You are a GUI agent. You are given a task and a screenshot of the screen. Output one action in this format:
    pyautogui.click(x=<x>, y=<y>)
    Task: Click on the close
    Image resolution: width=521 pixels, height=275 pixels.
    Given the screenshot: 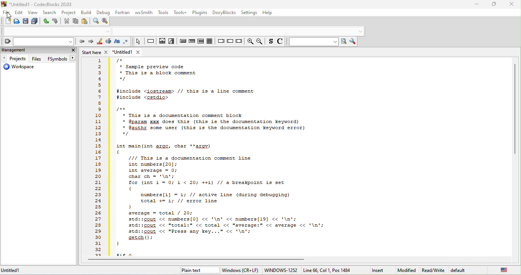 What is the action you would take?
    pyautogui.click(x=72, y=50)
    